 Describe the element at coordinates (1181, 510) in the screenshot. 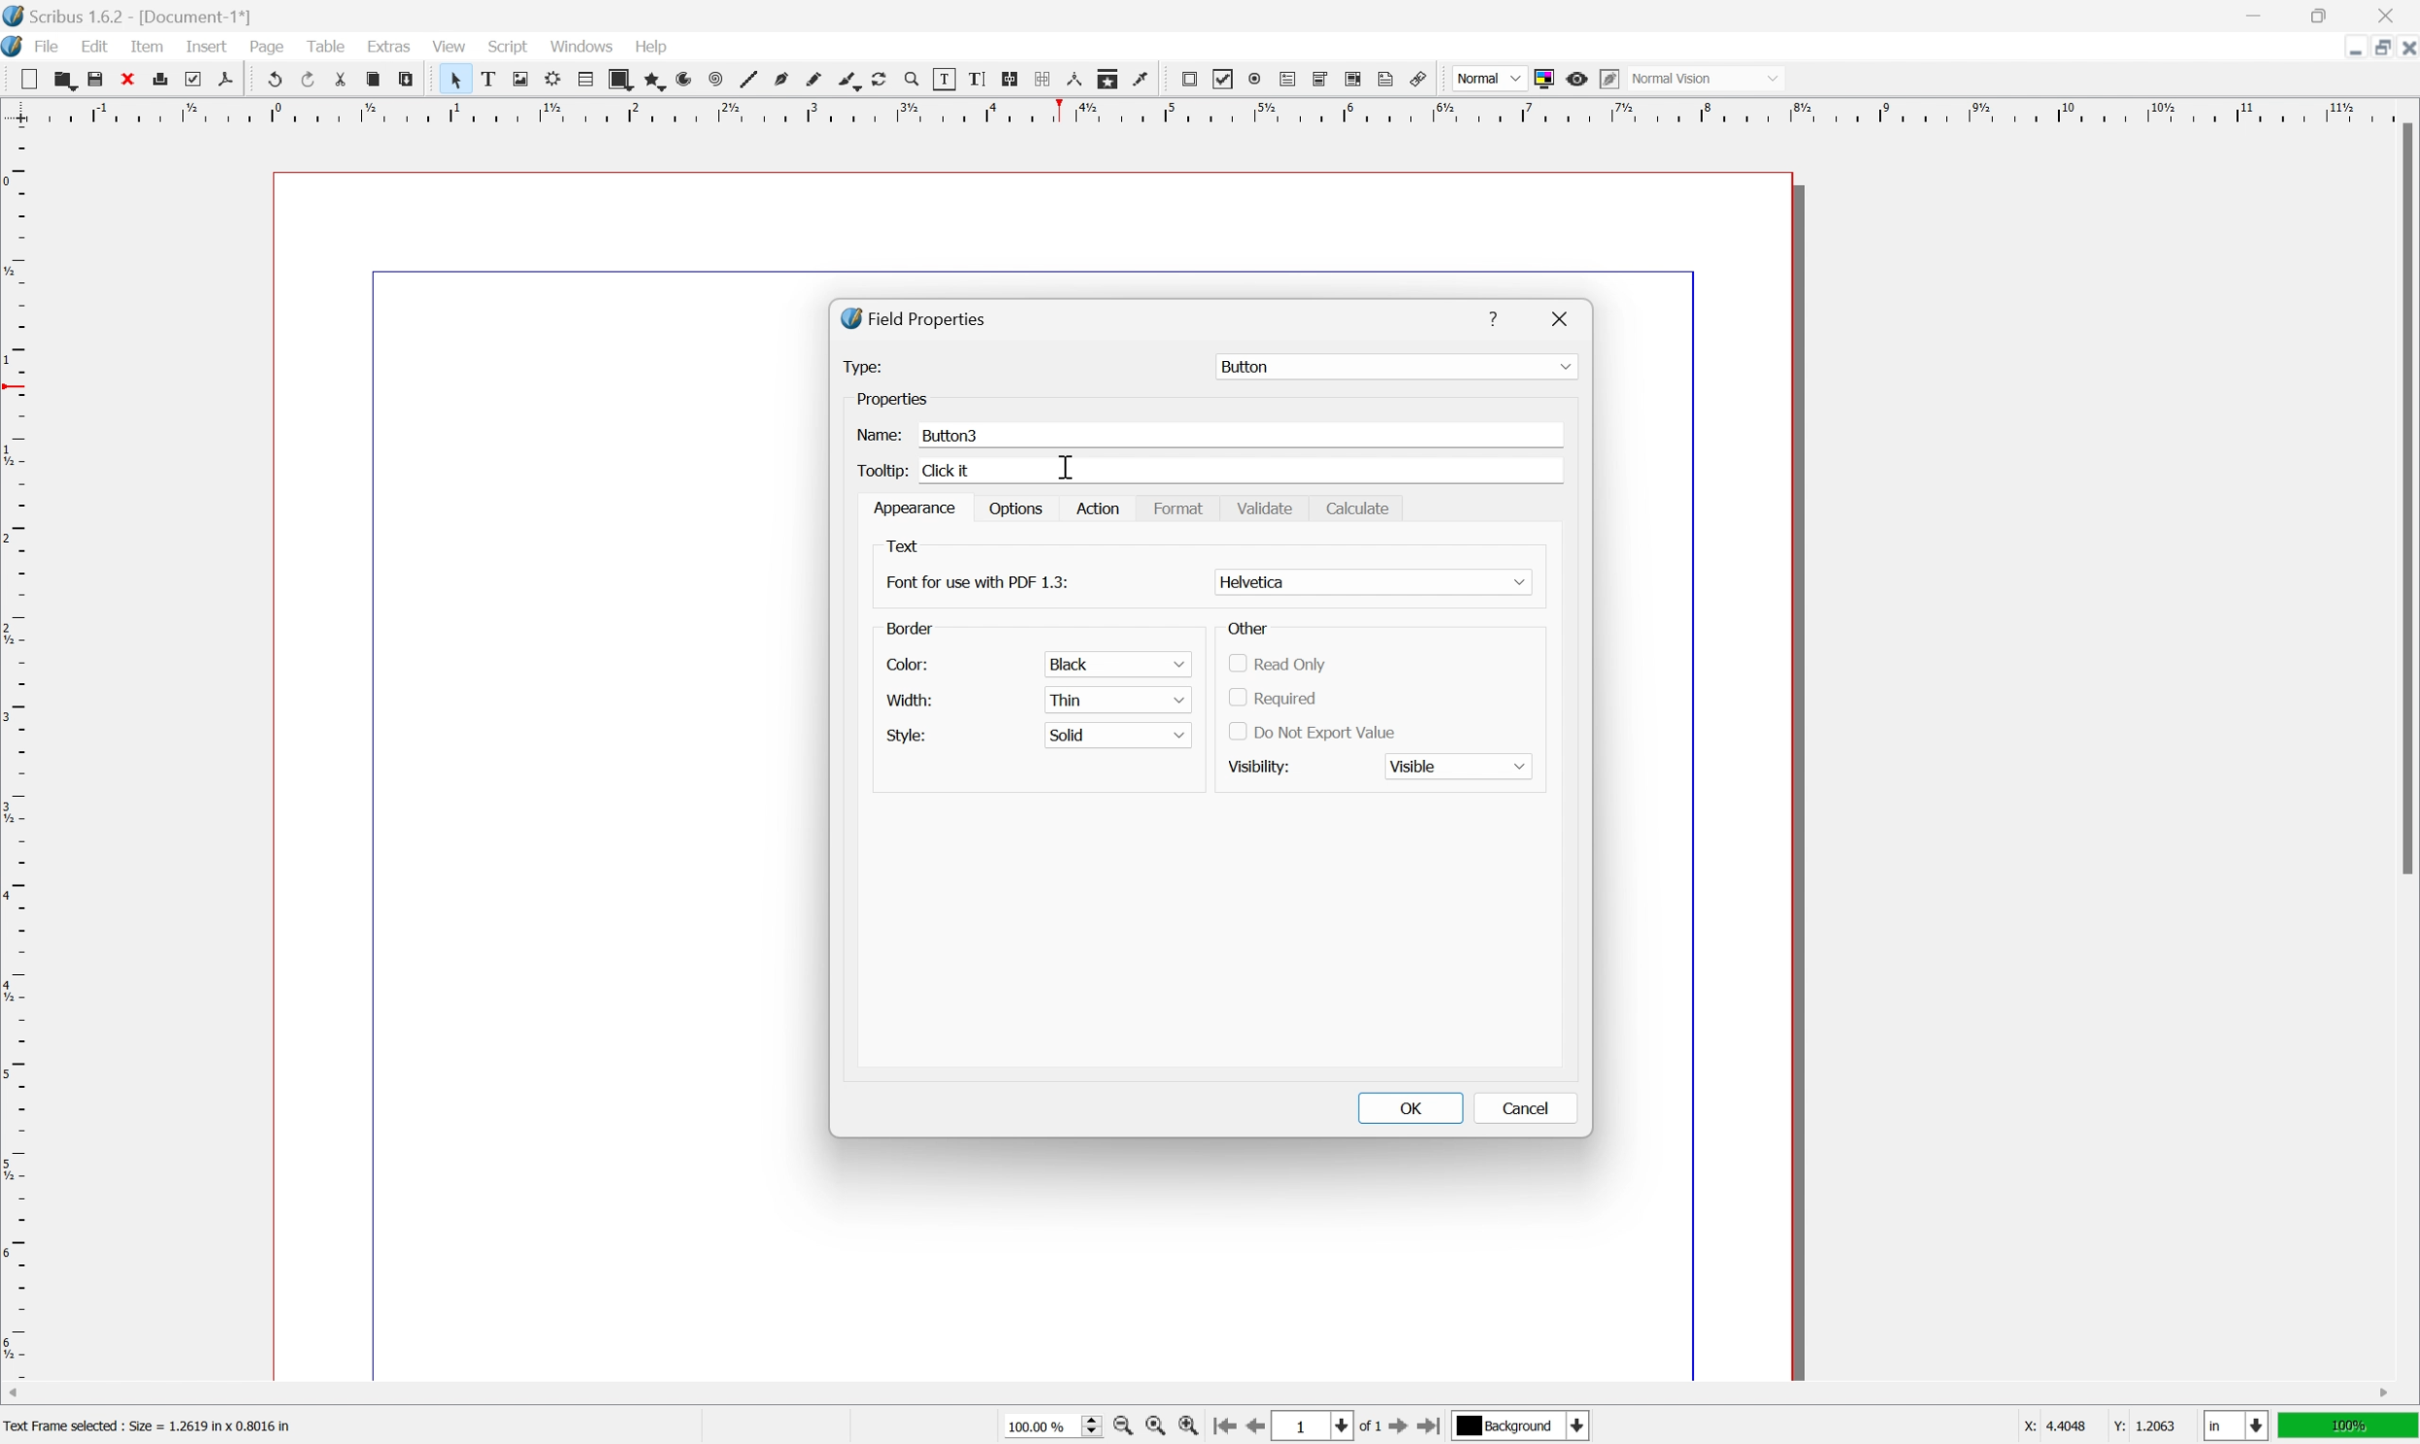

I see `Format` at that location.